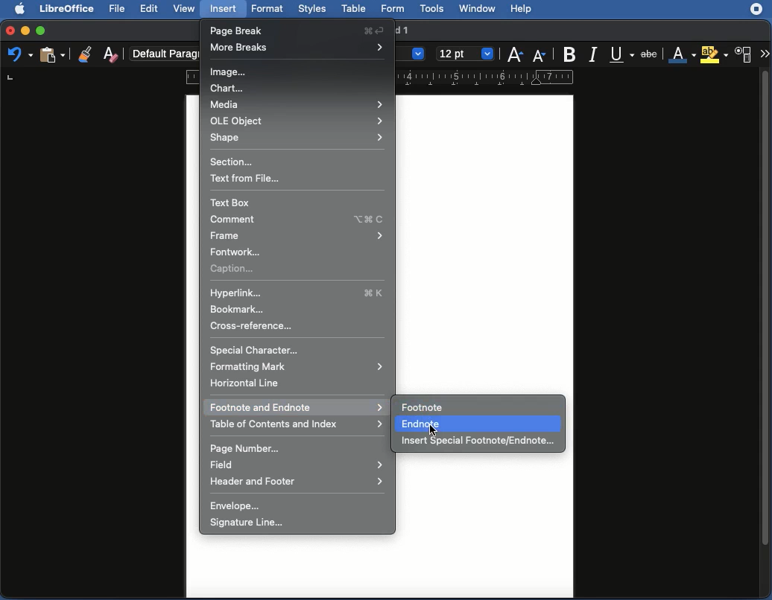 This screenshot has height=600, width=772. I want to click on Text from file, so click(246, 178).